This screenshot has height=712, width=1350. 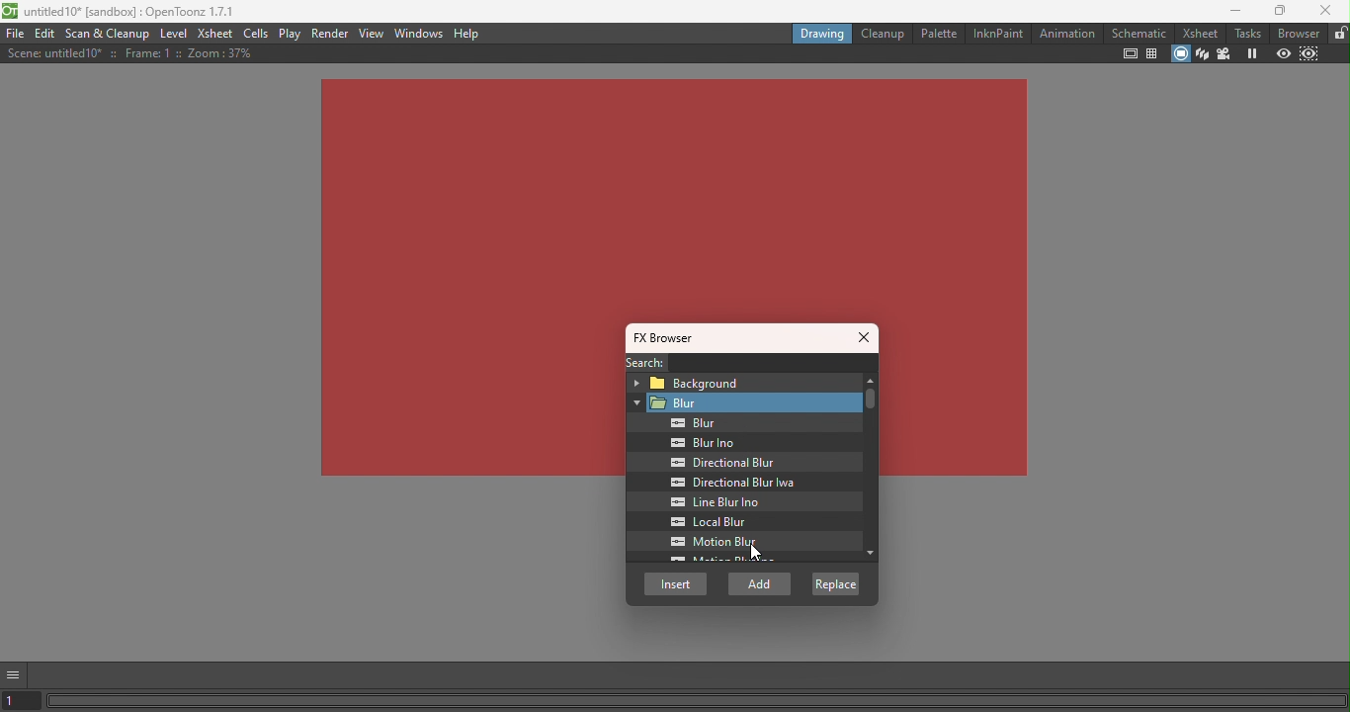 What do you see at coordinates (110, 33) in the screenshot?
I see `Scan & Cleanup` at bounding box center [110, 33].